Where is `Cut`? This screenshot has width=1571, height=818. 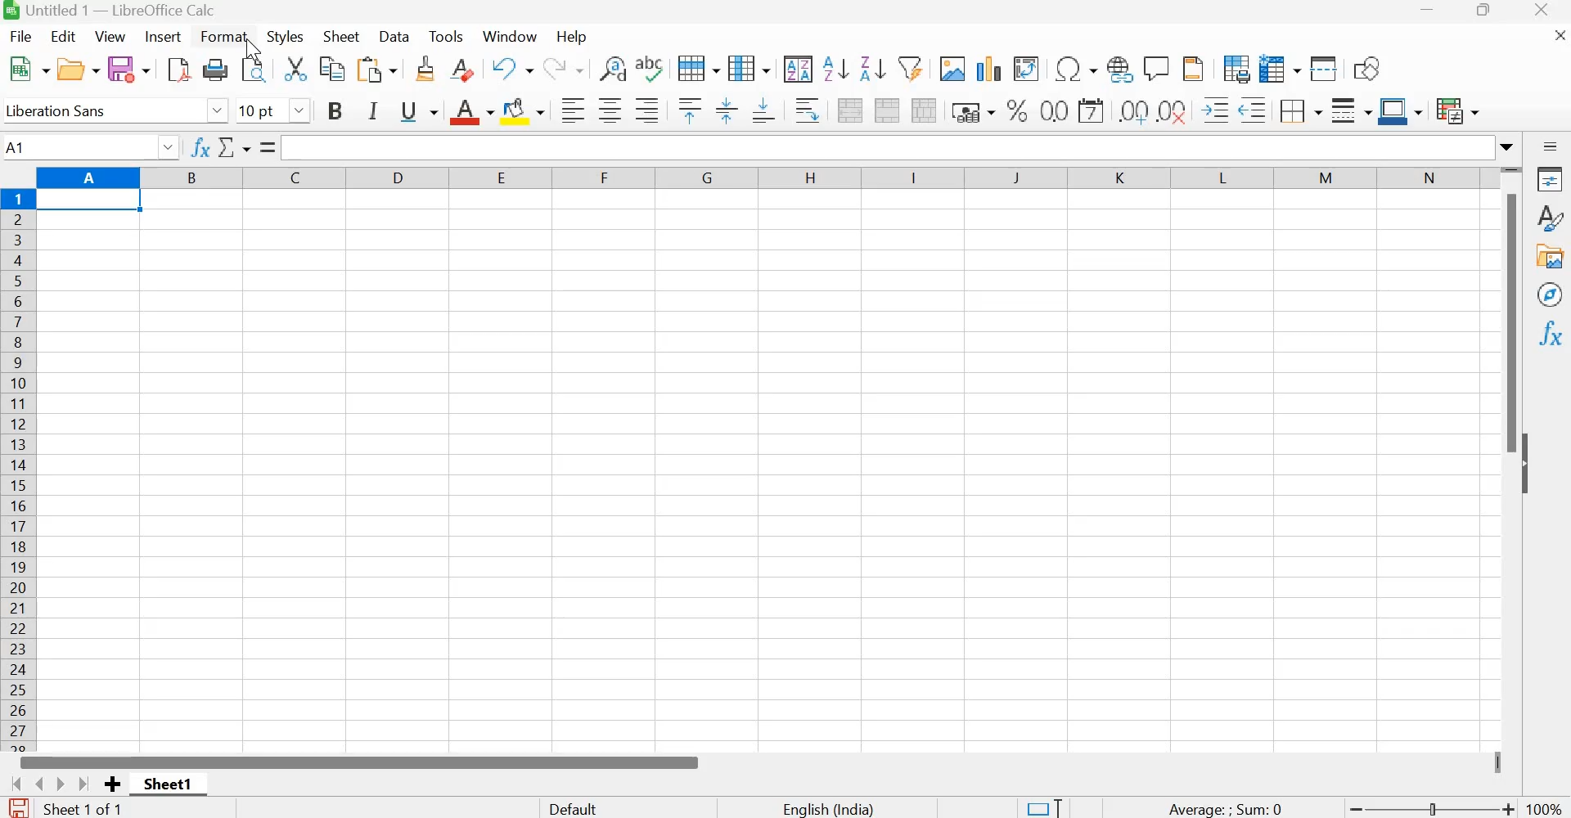 Cut is located at coordinates (295, 70).